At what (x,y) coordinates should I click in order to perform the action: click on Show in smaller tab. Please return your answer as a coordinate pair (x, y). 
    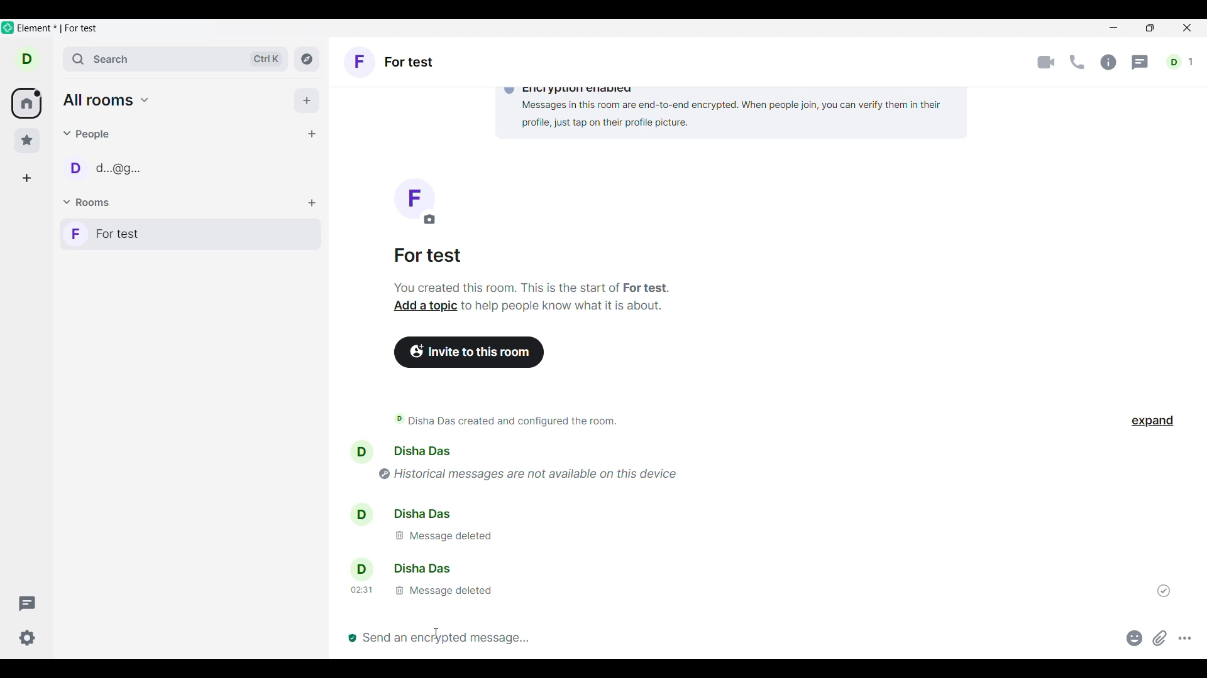
    Looking at the image, I should click on (1150, 28).